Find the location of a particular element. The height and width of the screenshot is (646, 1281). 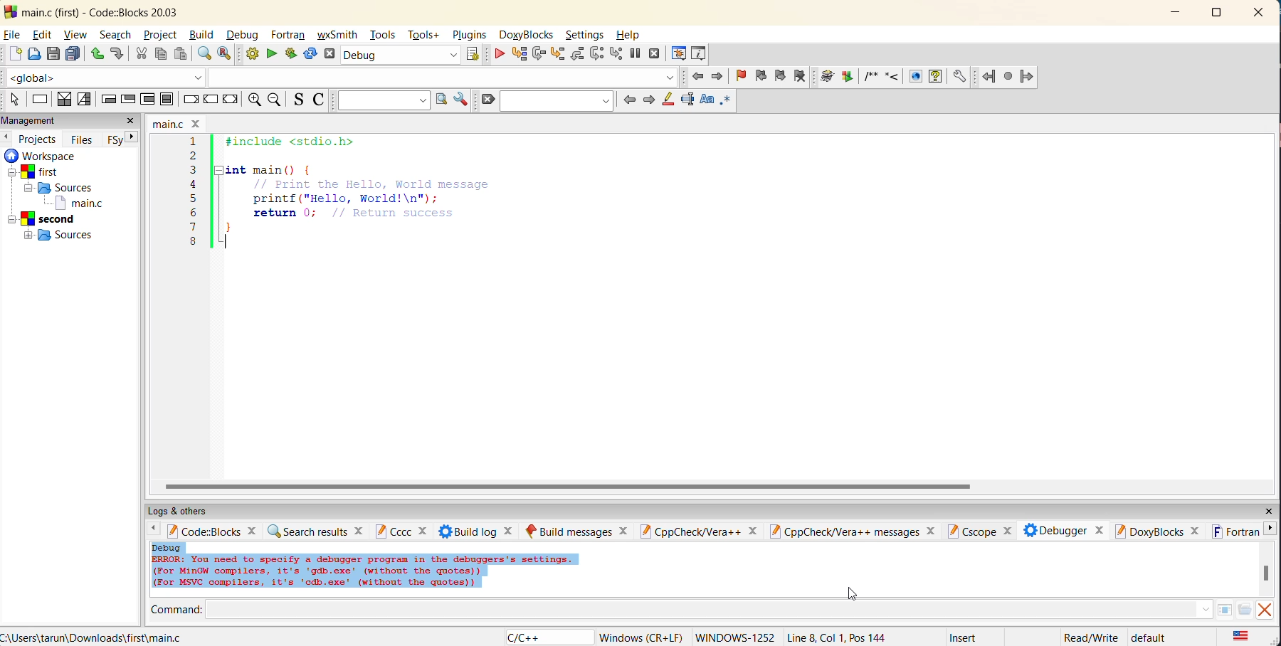

debugging windows is located at coordinates (678, 55).